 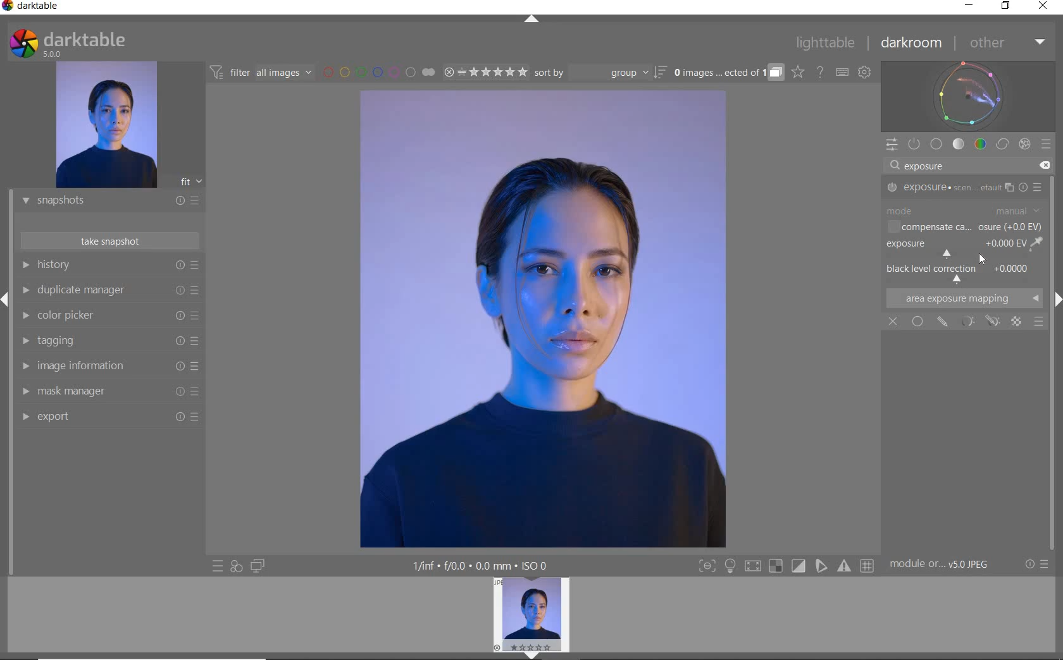 What do you see at coordinates (981, 144) in the screenshot?
I see `COLOR` at bounding box center [981, 144].